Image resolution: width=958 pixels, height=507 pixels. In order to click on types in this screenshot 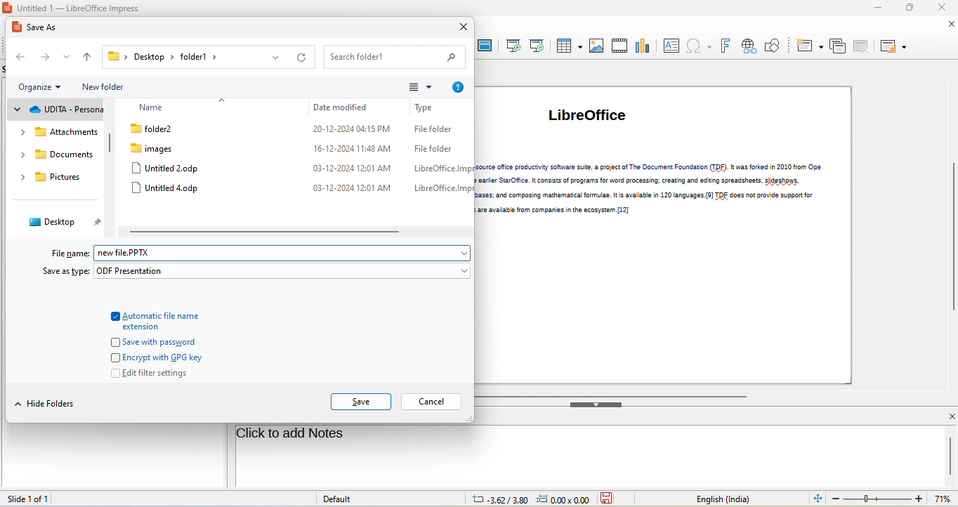, I will do `click(435, 107)`.